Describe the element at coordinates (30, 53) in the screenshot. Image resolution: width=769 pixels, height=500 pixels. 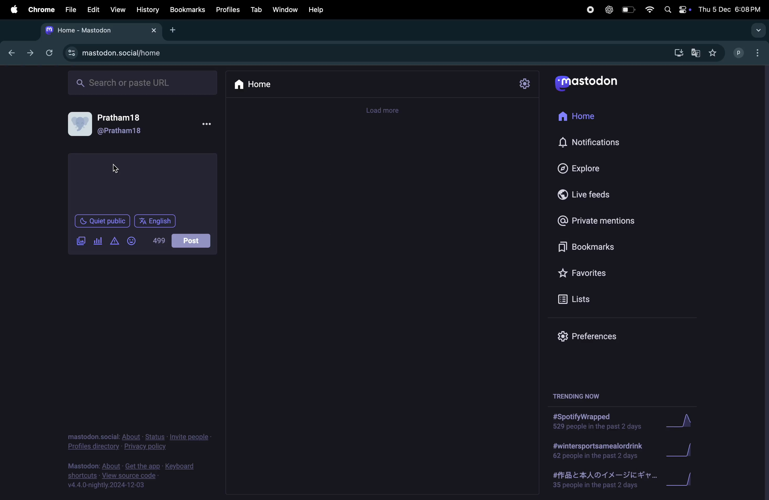
I see `forward` at that location.